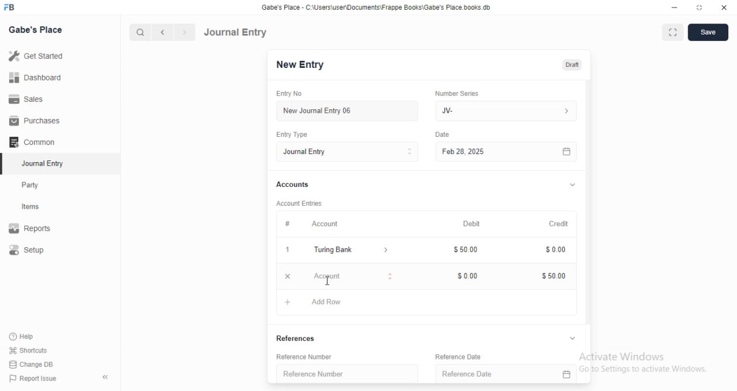  What do you see at coordinates (469, 275) in the screenshot?
I see `$000` at bounding box center [469, 275].